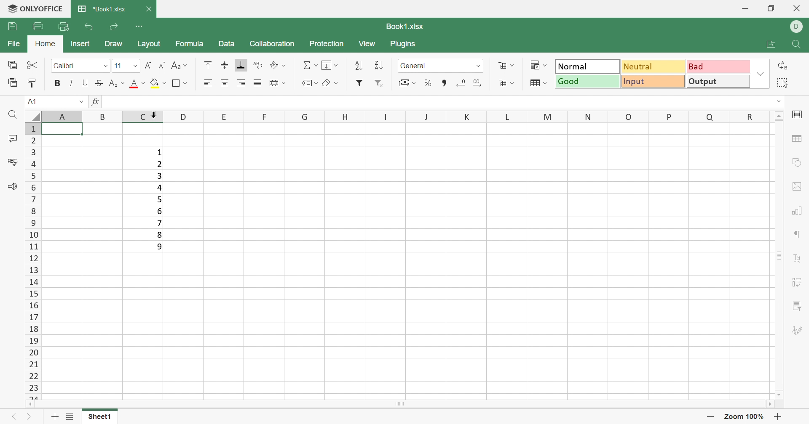 This screenshot has width=809, height=424. I want to click on Undo, so click(89, 28).